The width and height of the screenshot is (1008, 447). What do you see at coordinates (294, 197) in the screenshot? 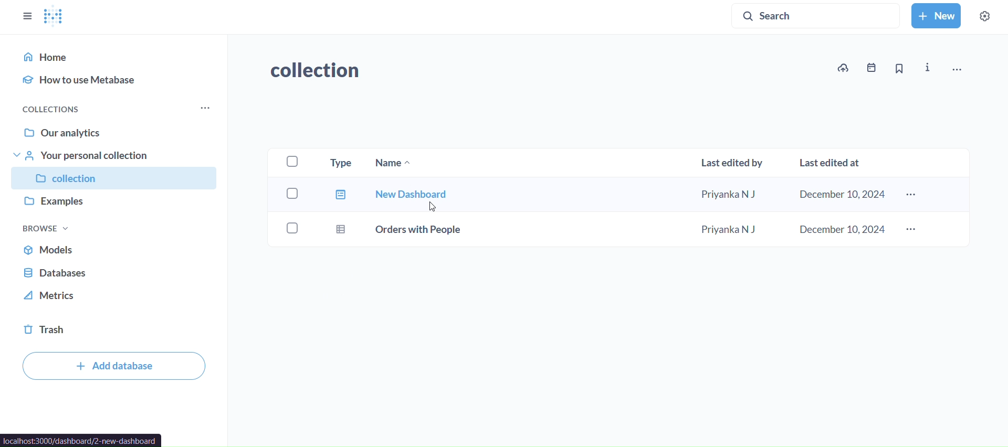
I see `checkboxes` at bounding box center [294, 197].